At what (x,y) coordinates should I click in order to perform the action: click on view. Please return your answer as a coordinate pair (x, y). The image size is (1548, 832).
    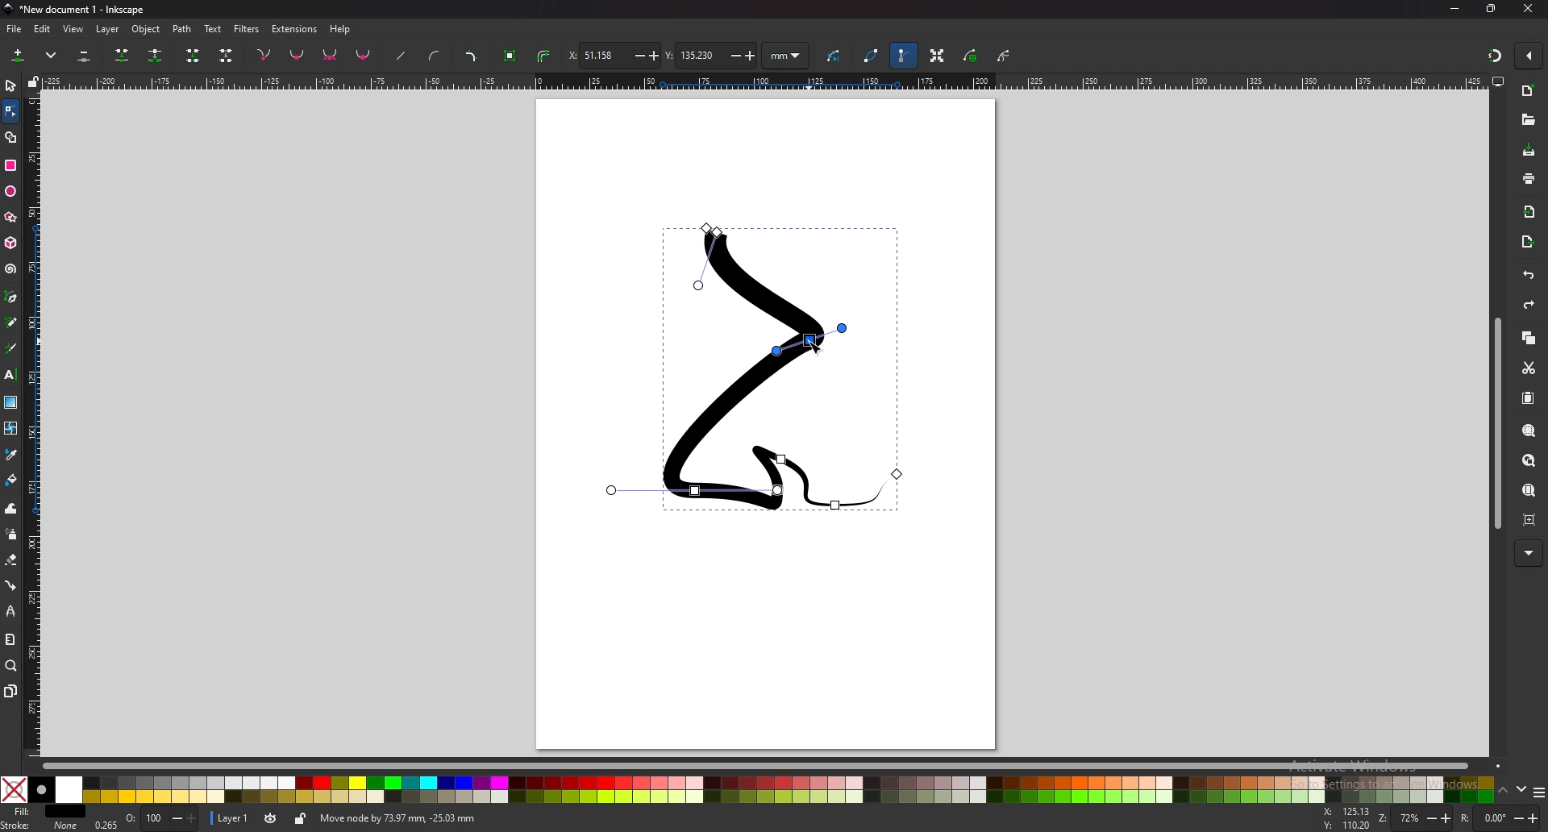
    Looking at the image, I should click on (76, 28).